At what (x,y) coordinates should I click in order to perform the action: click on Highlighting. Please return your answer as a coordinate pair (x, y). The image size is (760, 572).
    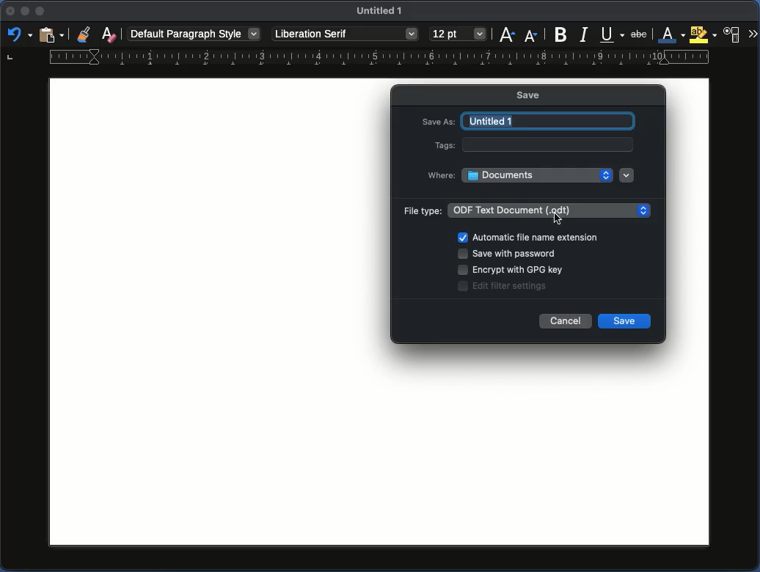
    Looking at the image, I should click on (704, 34).